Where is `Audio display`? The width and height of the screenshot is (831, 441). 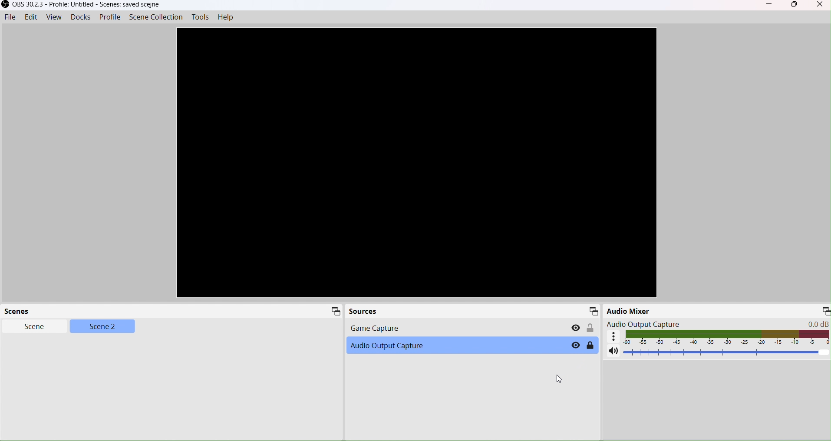
Audio display is located at coordinates (726, 337).